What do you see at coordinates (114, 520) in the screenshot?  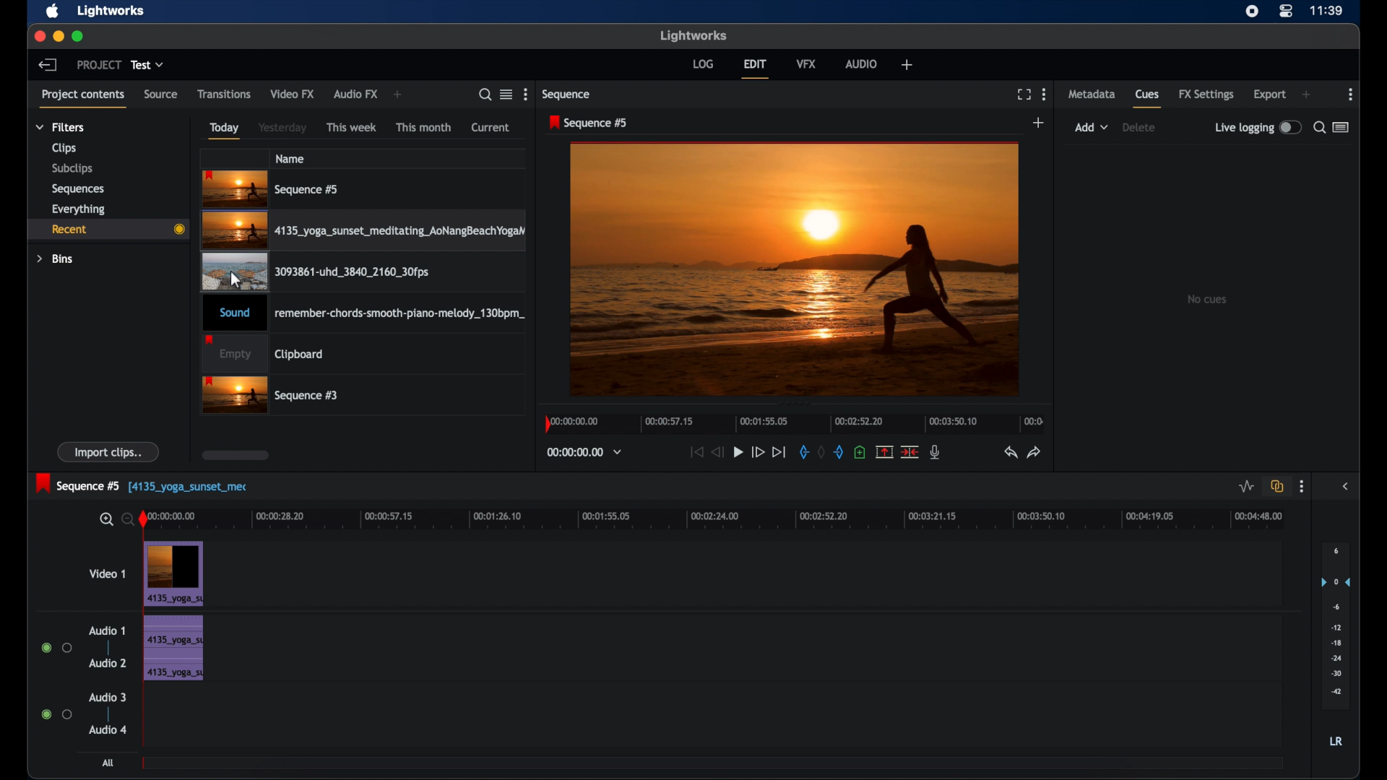 I see `zoom` at bounding box center [114, 520].